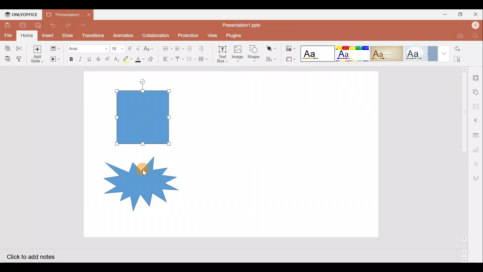 Image resolution: width=483 pixels, height=272 pixels. Describe the element at coordinates (22, 14) in the screenshot. I see `ONLYOFFICE` at that location.